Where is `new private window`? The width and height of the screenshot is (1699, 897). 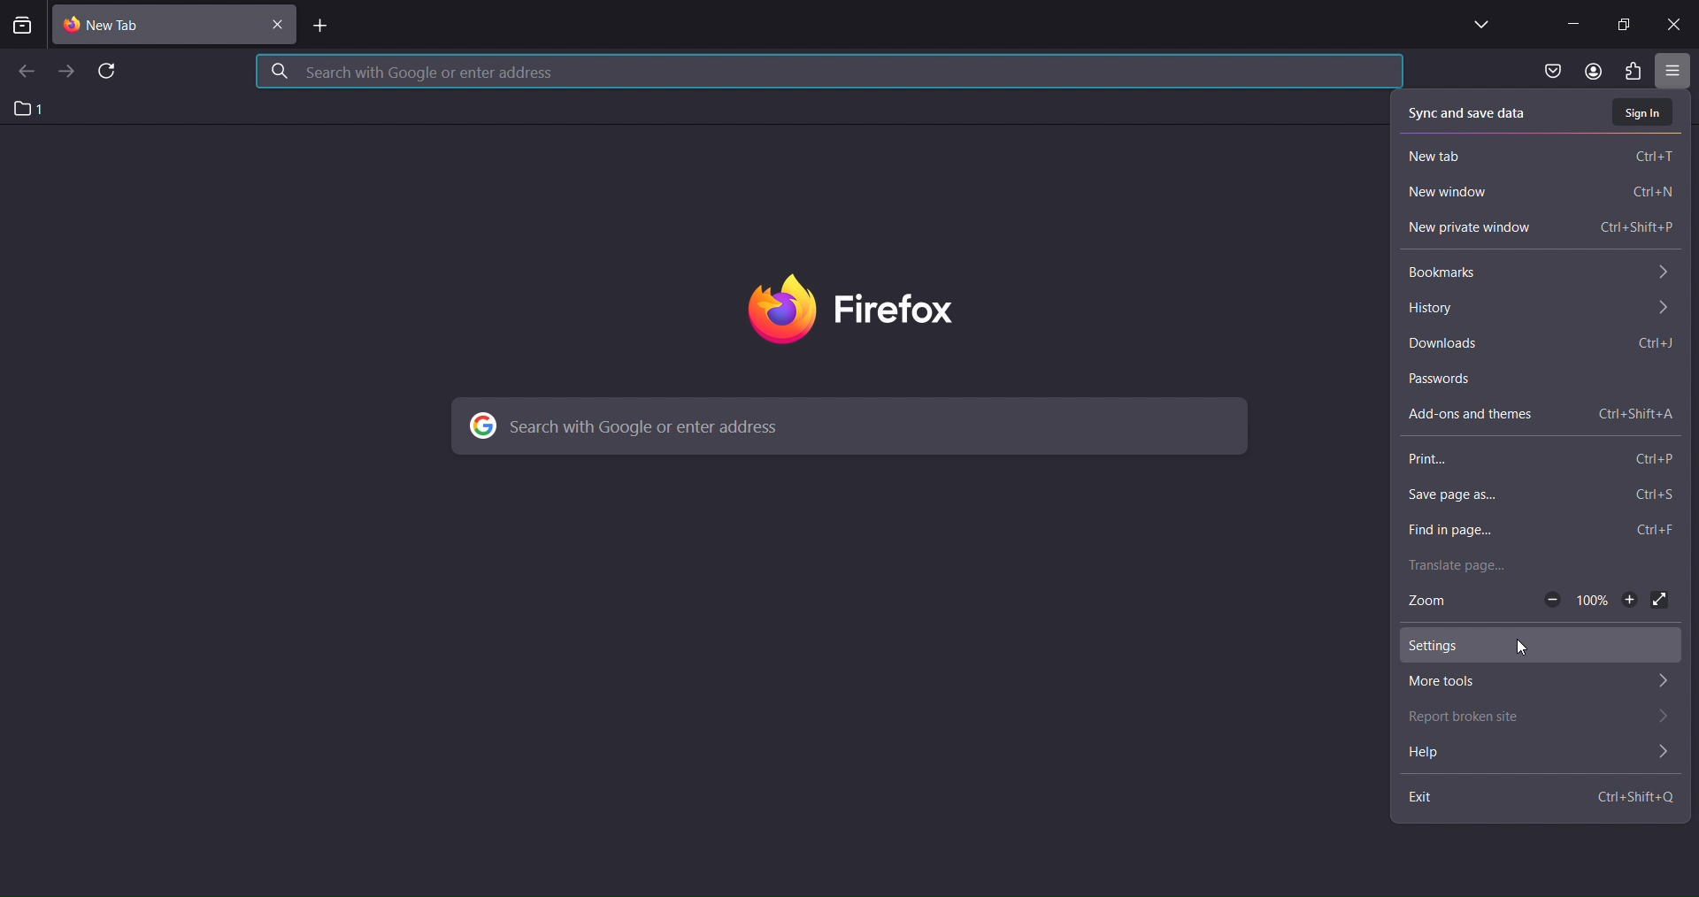 new private window is located at coordinates (1542, 226).